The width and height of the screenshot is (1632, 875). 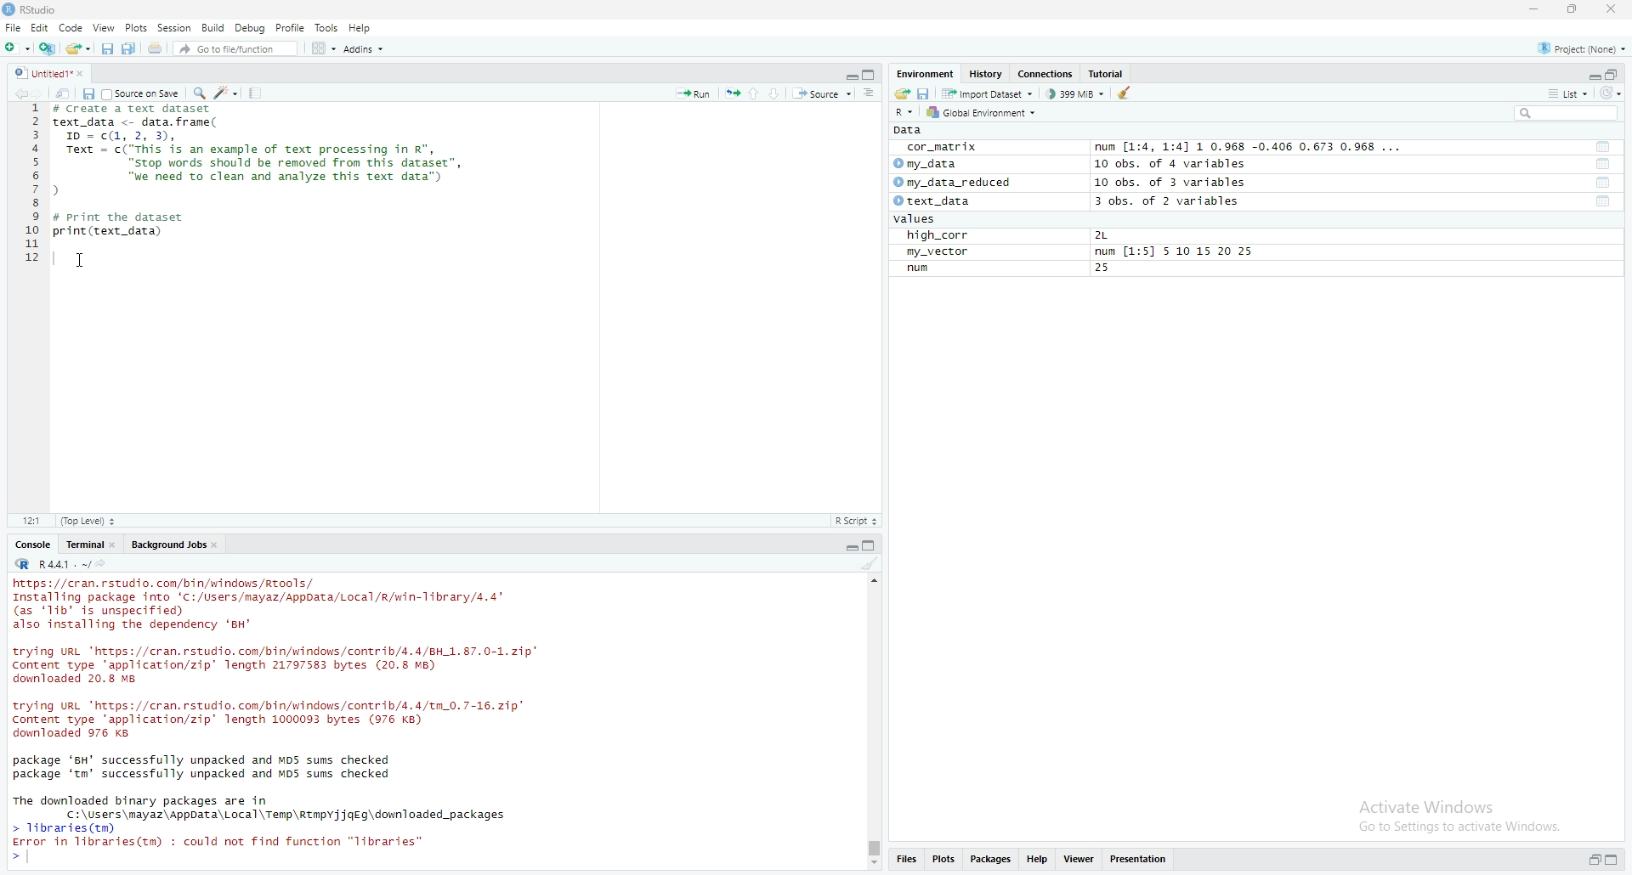 I want to click on close, so click(x=1610, y=10).